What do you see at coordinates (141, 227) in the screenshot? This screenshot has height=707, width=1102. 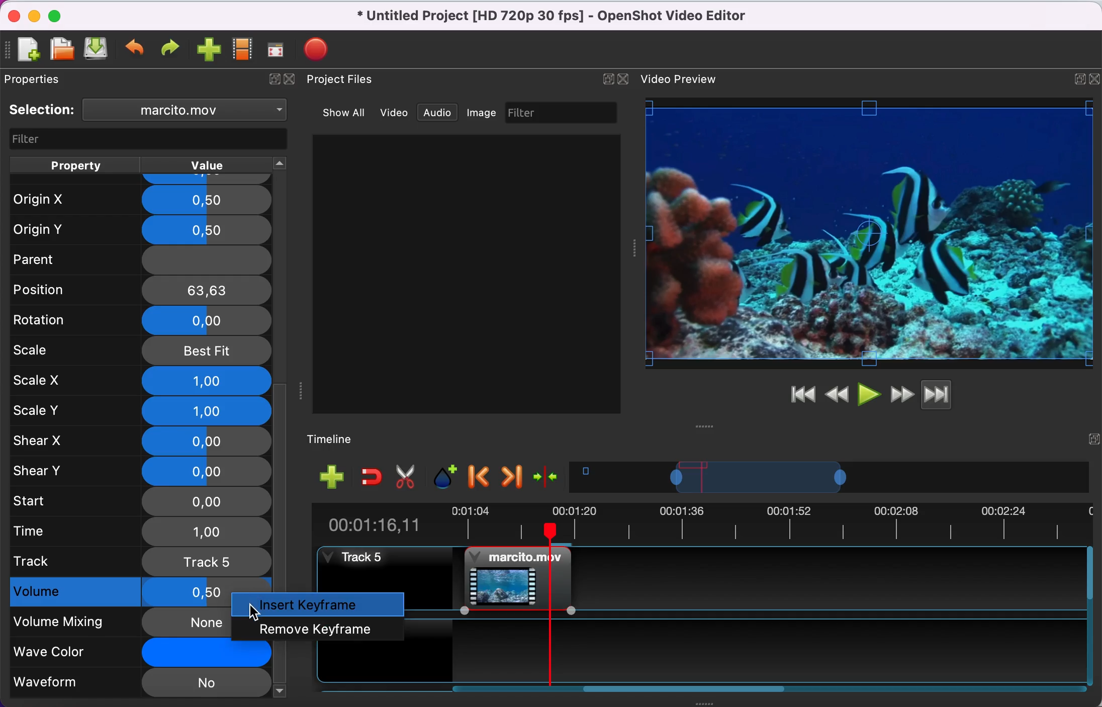 I see `origin y 0,5` at bounding box center [141, 227].